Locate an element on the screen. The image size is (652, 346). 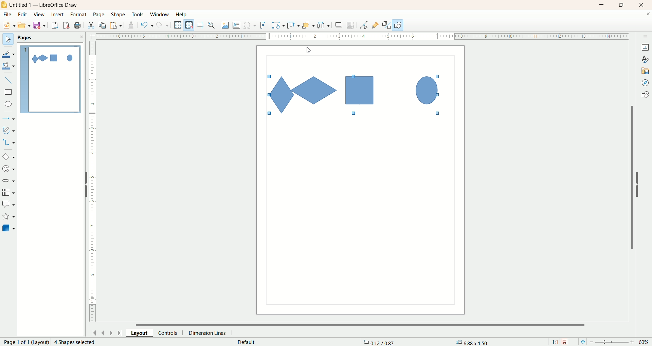
dimension lines is located at coordinates (209, 333).